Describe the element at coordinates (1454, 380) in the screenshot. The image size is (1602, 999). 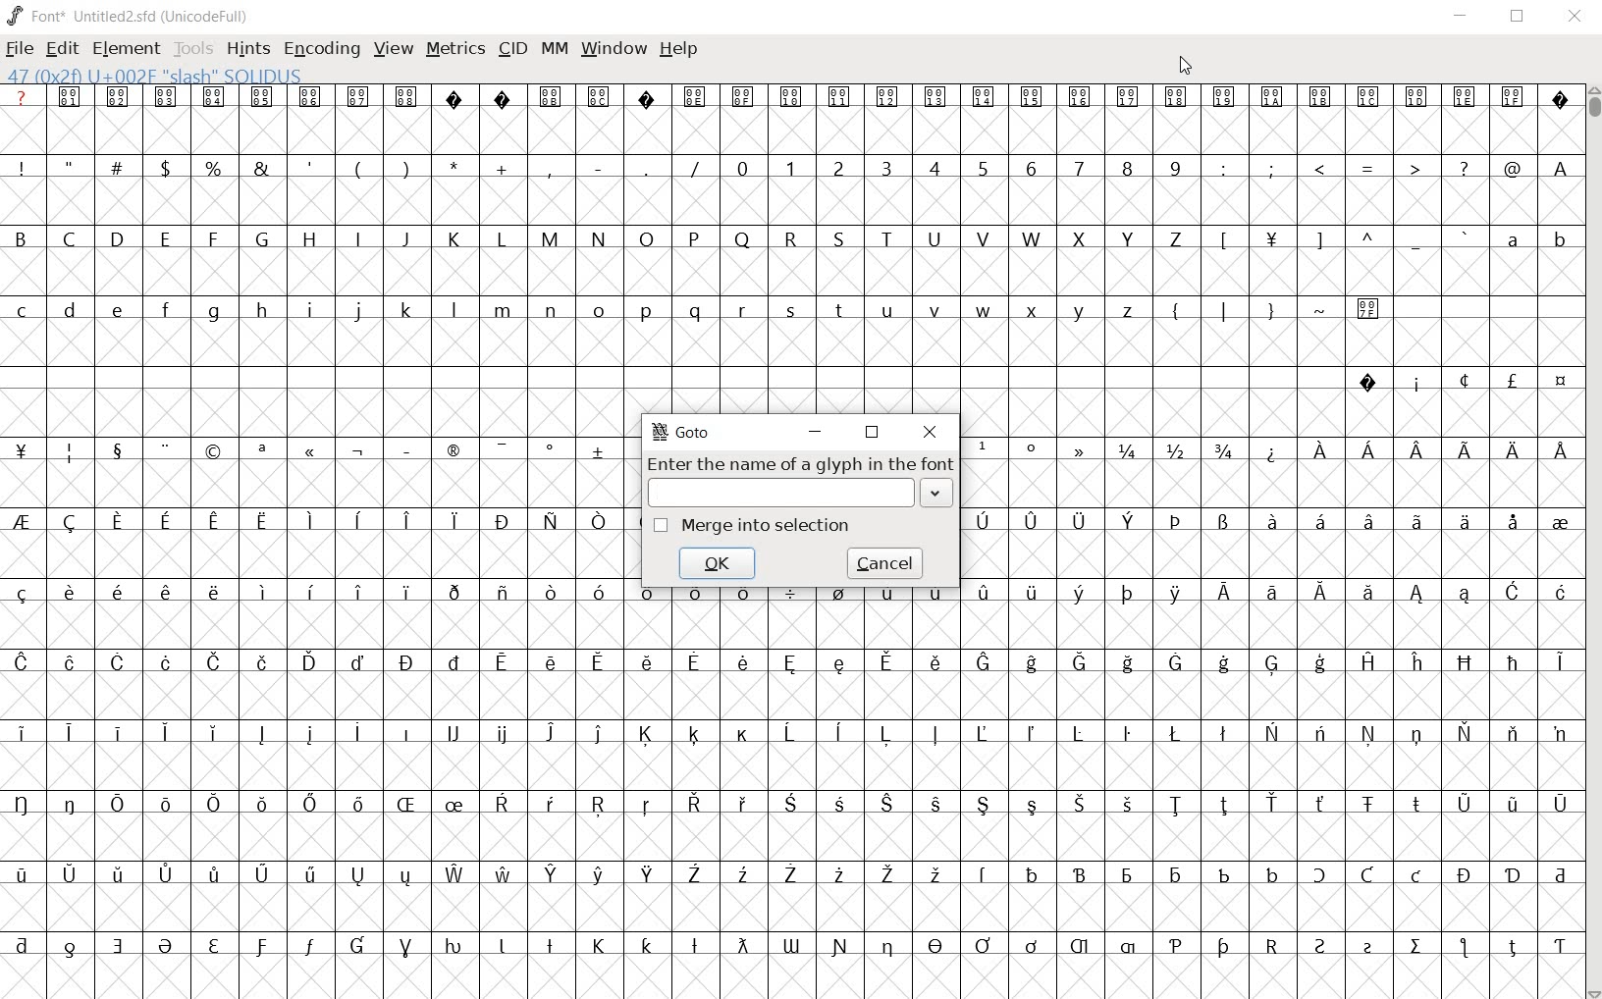
I see `special symbols` at that location.